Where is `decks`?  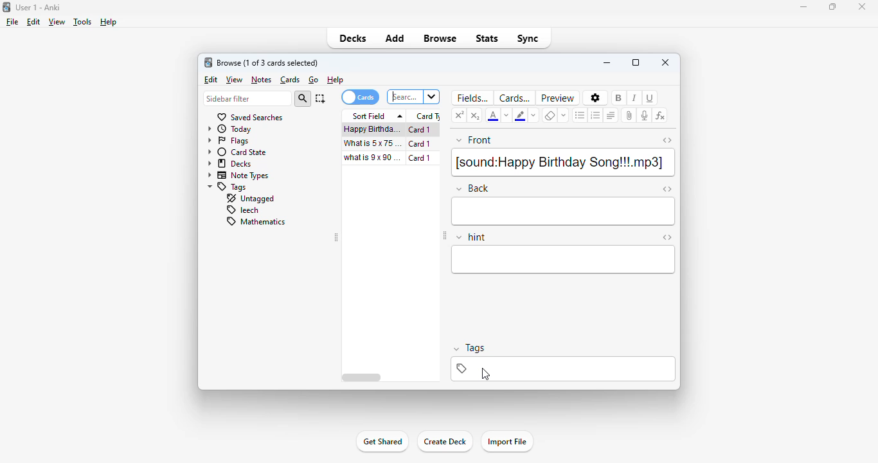
decks is located at coordinates (229, 164).